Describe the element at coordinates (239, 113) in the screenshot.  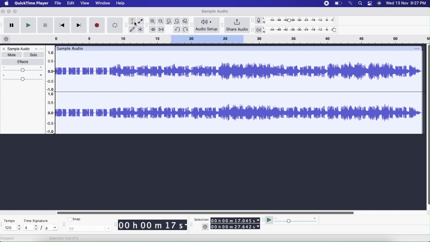
I see `audio track` at that location.